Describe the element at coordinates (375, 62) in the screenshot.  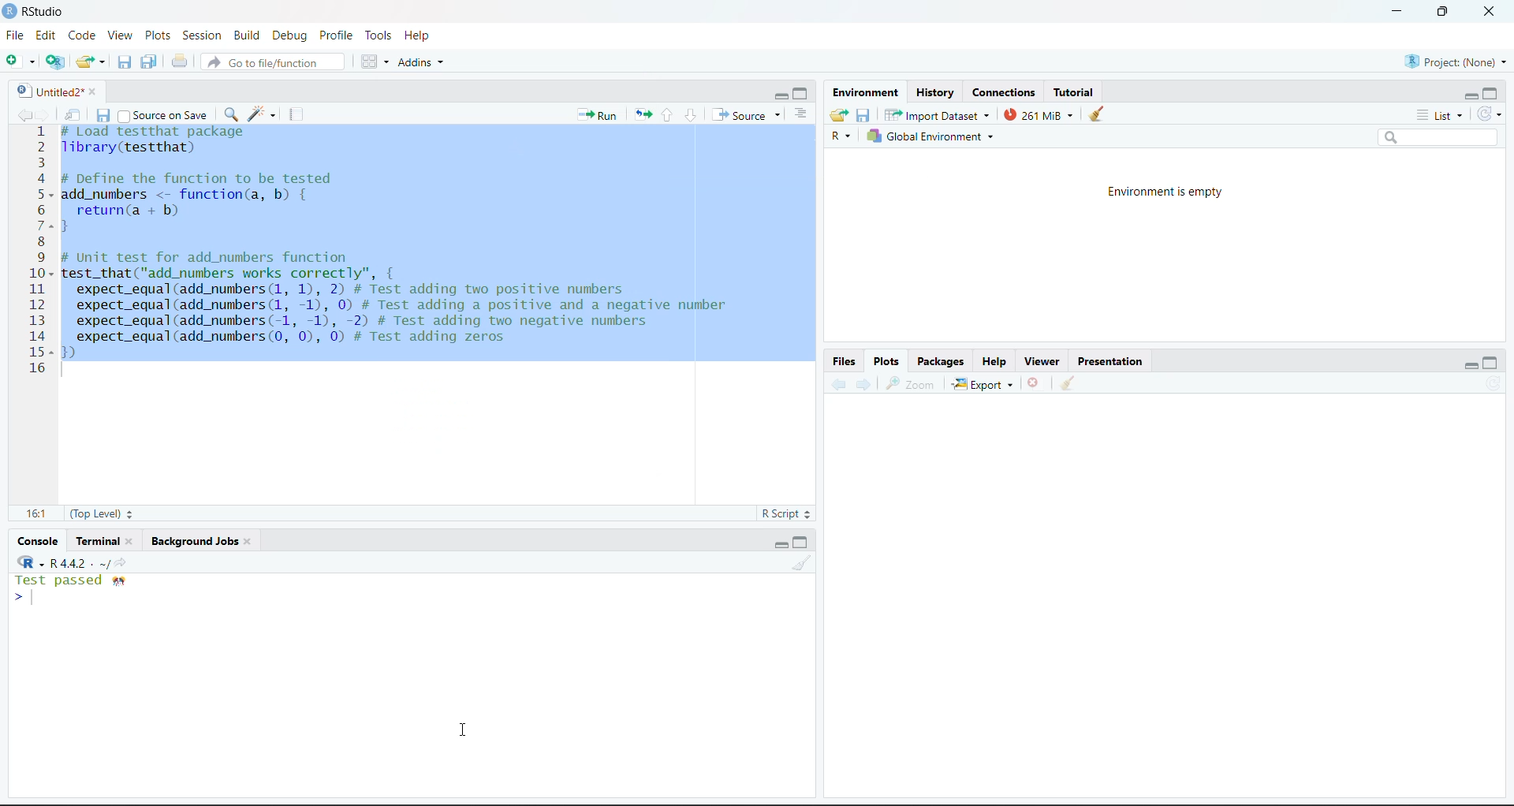
I see `Workspace panes` at that location.